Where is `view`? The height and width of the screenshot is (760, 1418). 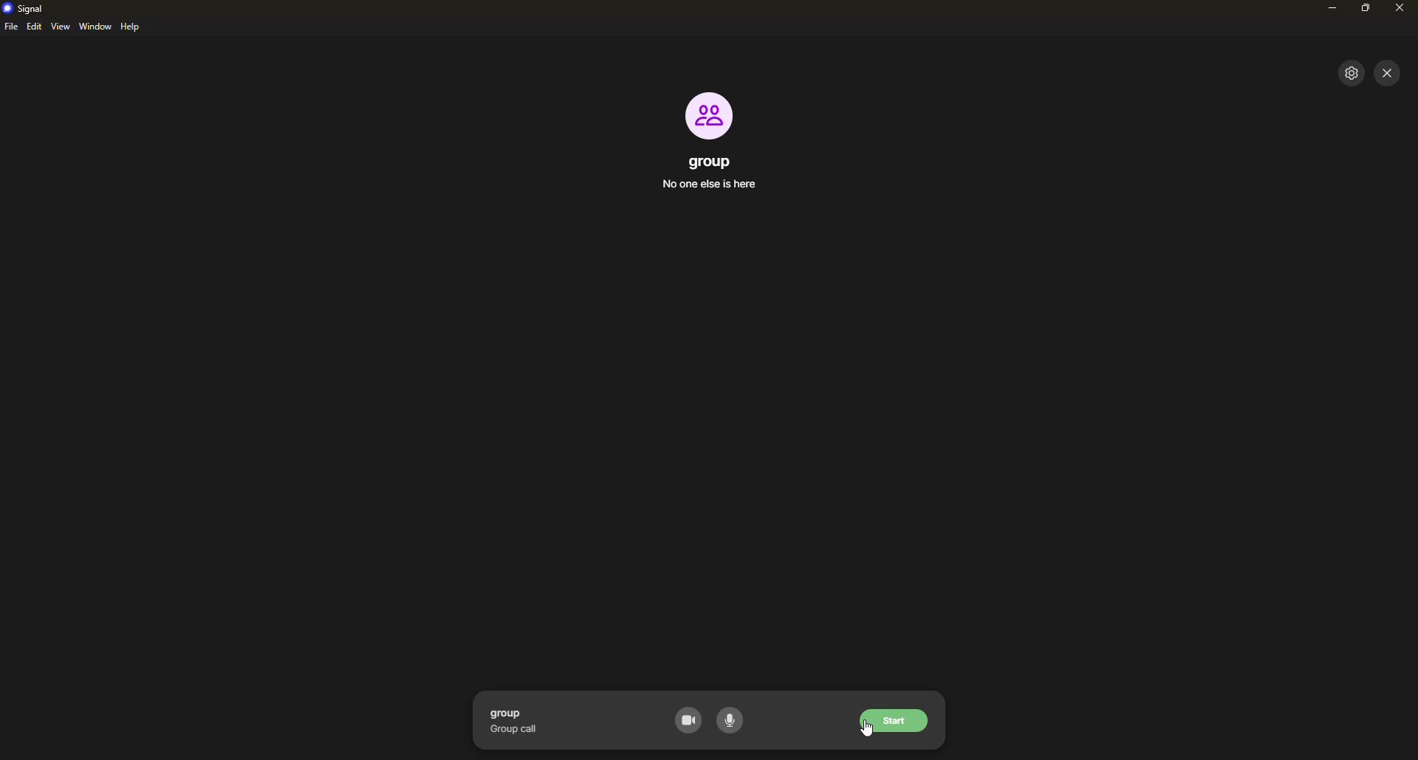 view is located at coordinates (61, 27).